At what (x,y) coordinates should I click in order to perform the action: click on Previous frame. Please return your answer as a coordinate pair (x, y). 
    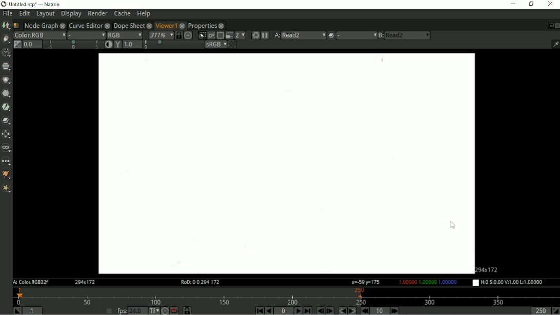
    Looking at the image, I should click on (319, 311).